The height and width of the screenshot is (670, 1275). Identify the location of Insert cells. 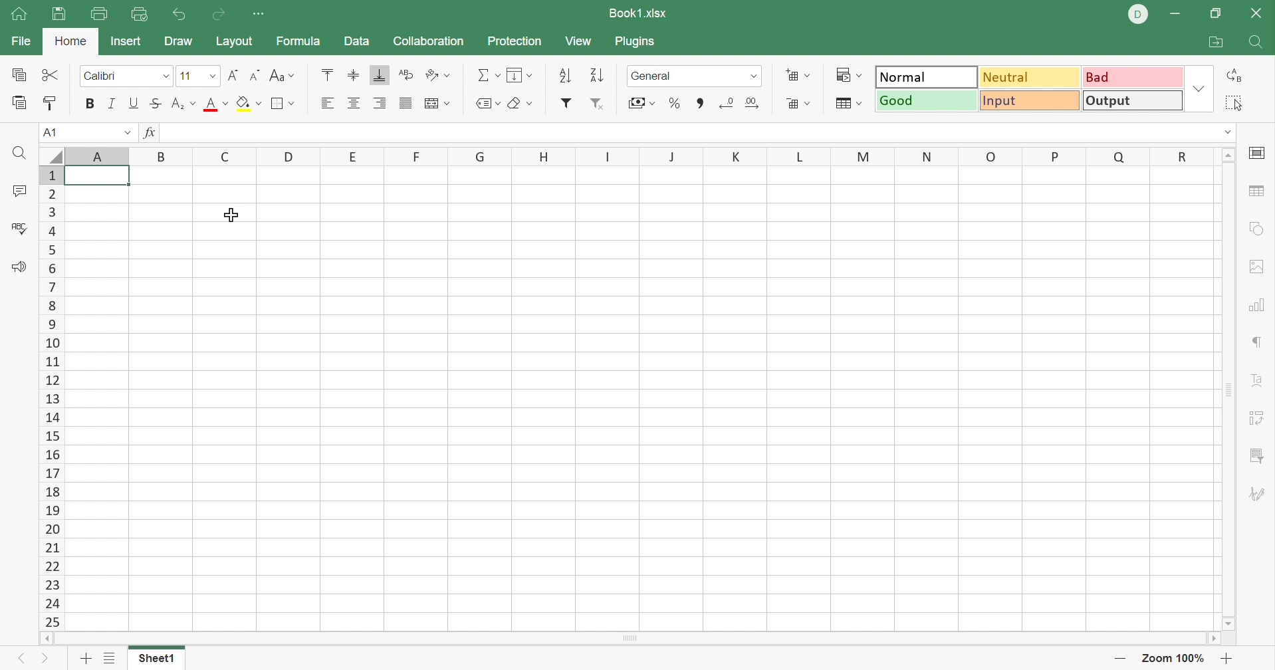
(796, 74).